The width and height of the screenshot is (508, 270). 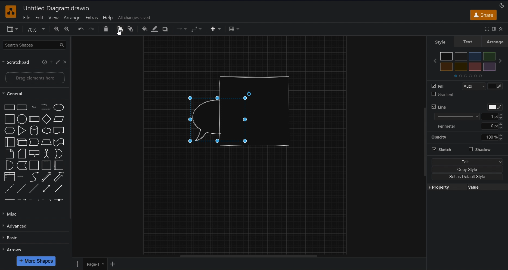 What do you see at coordinates (457, 116) in the screenshot?
I see `Line thickness options` at bounding box center [457, 116].